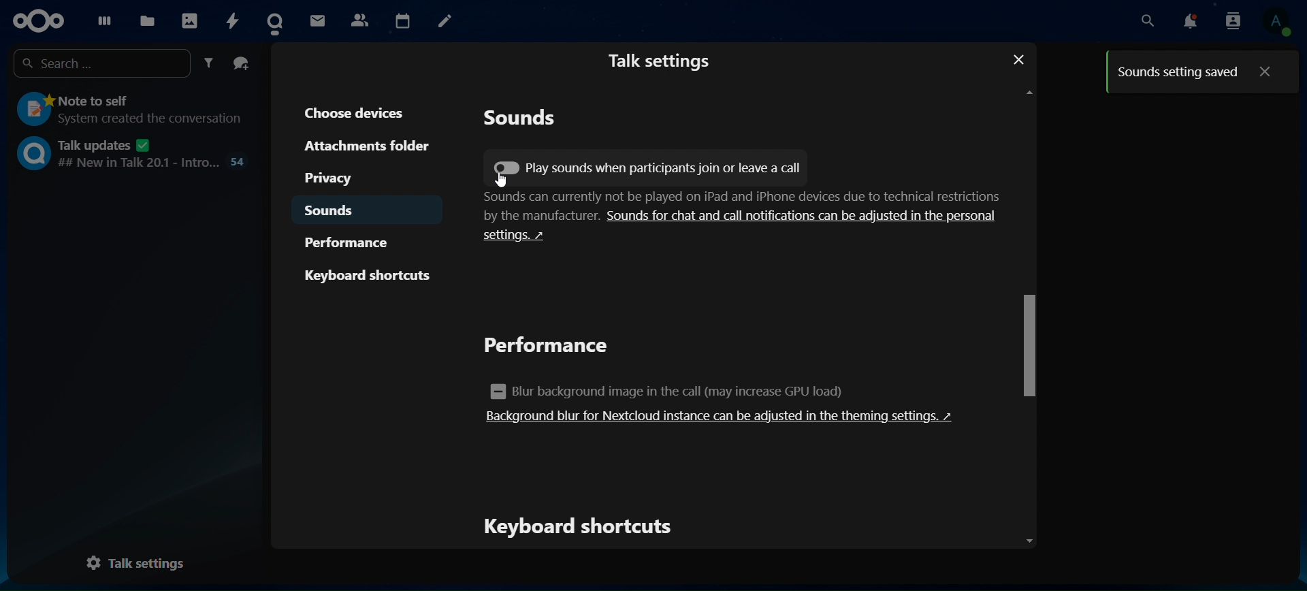 The image size is (1307, 591). I want to click on Sounds for chat and call notifications can be adjusted in the personal, so click(805, 216).